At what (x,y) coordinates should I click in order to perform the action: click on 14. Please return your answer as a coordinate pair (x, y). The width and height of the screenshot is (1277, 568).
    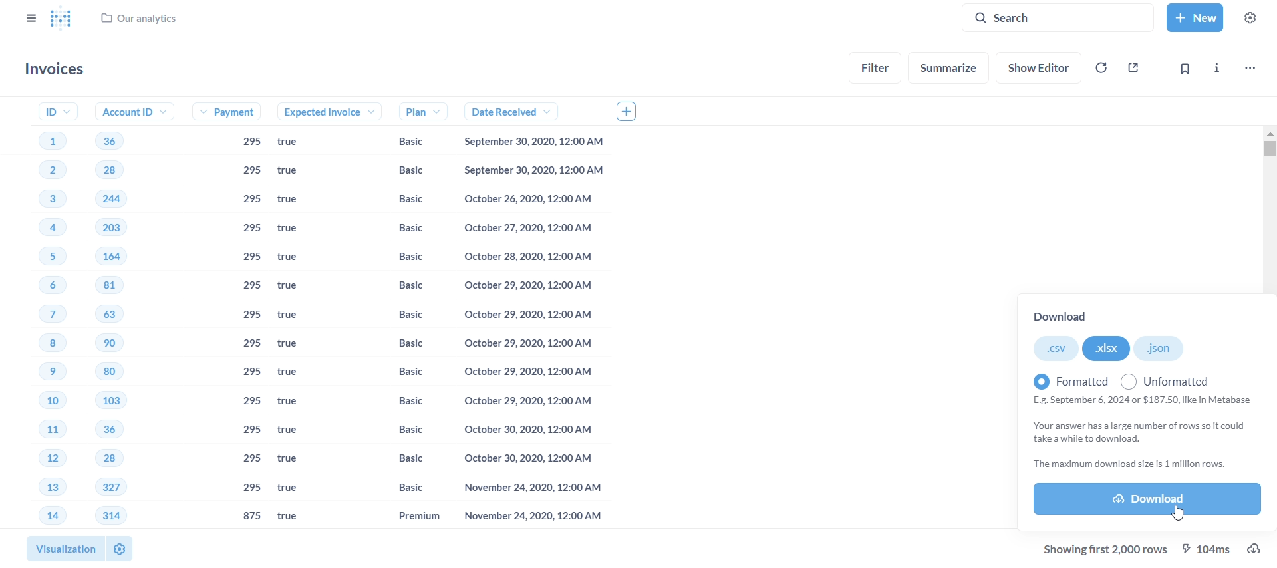
    Looking at the image, I should click on (43, 516).